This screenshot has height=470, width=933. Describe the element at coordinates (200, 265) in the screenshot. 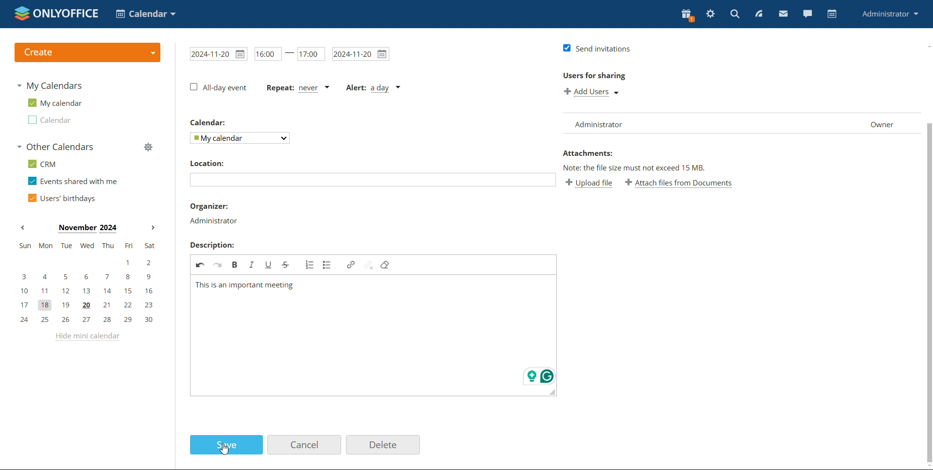

I see `undo` at that location.